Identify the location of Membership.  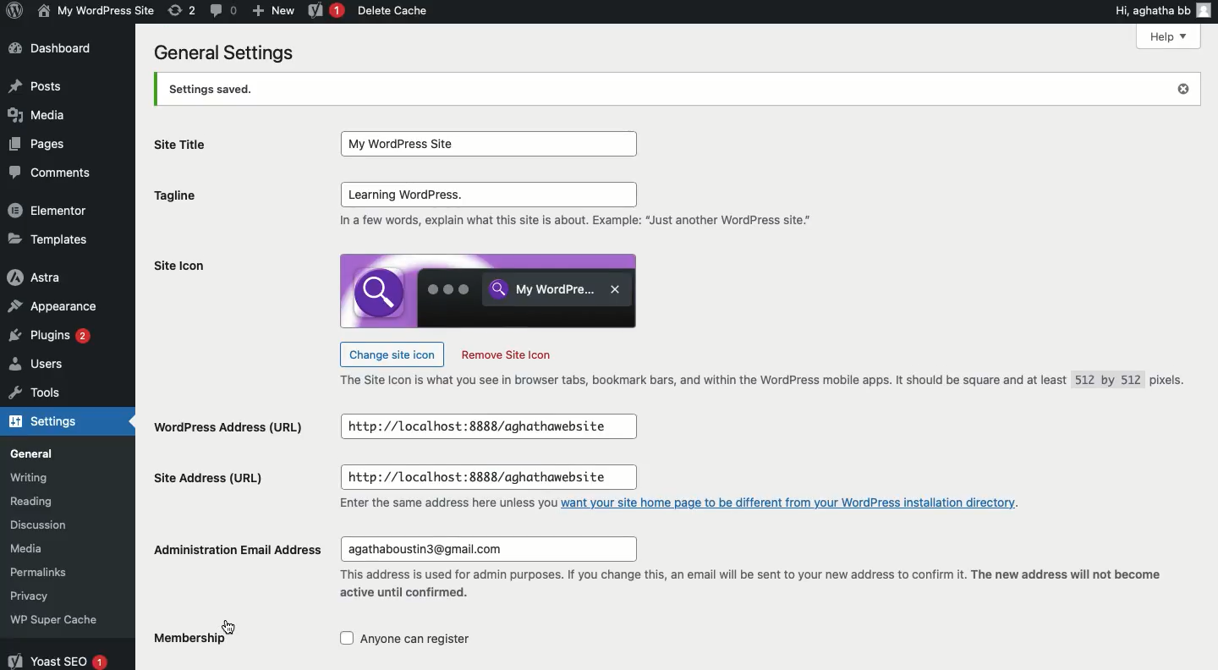
(184, 644).